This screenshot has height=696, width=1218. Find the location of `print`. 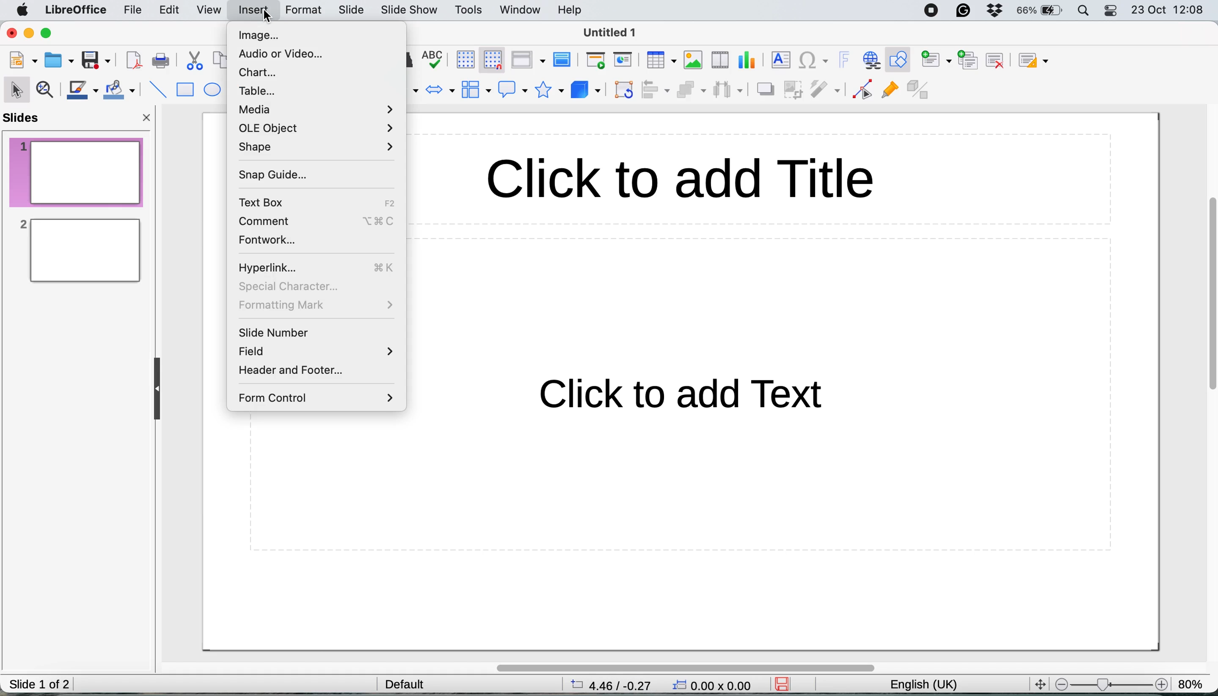

print is located at coordinates (160, 61).